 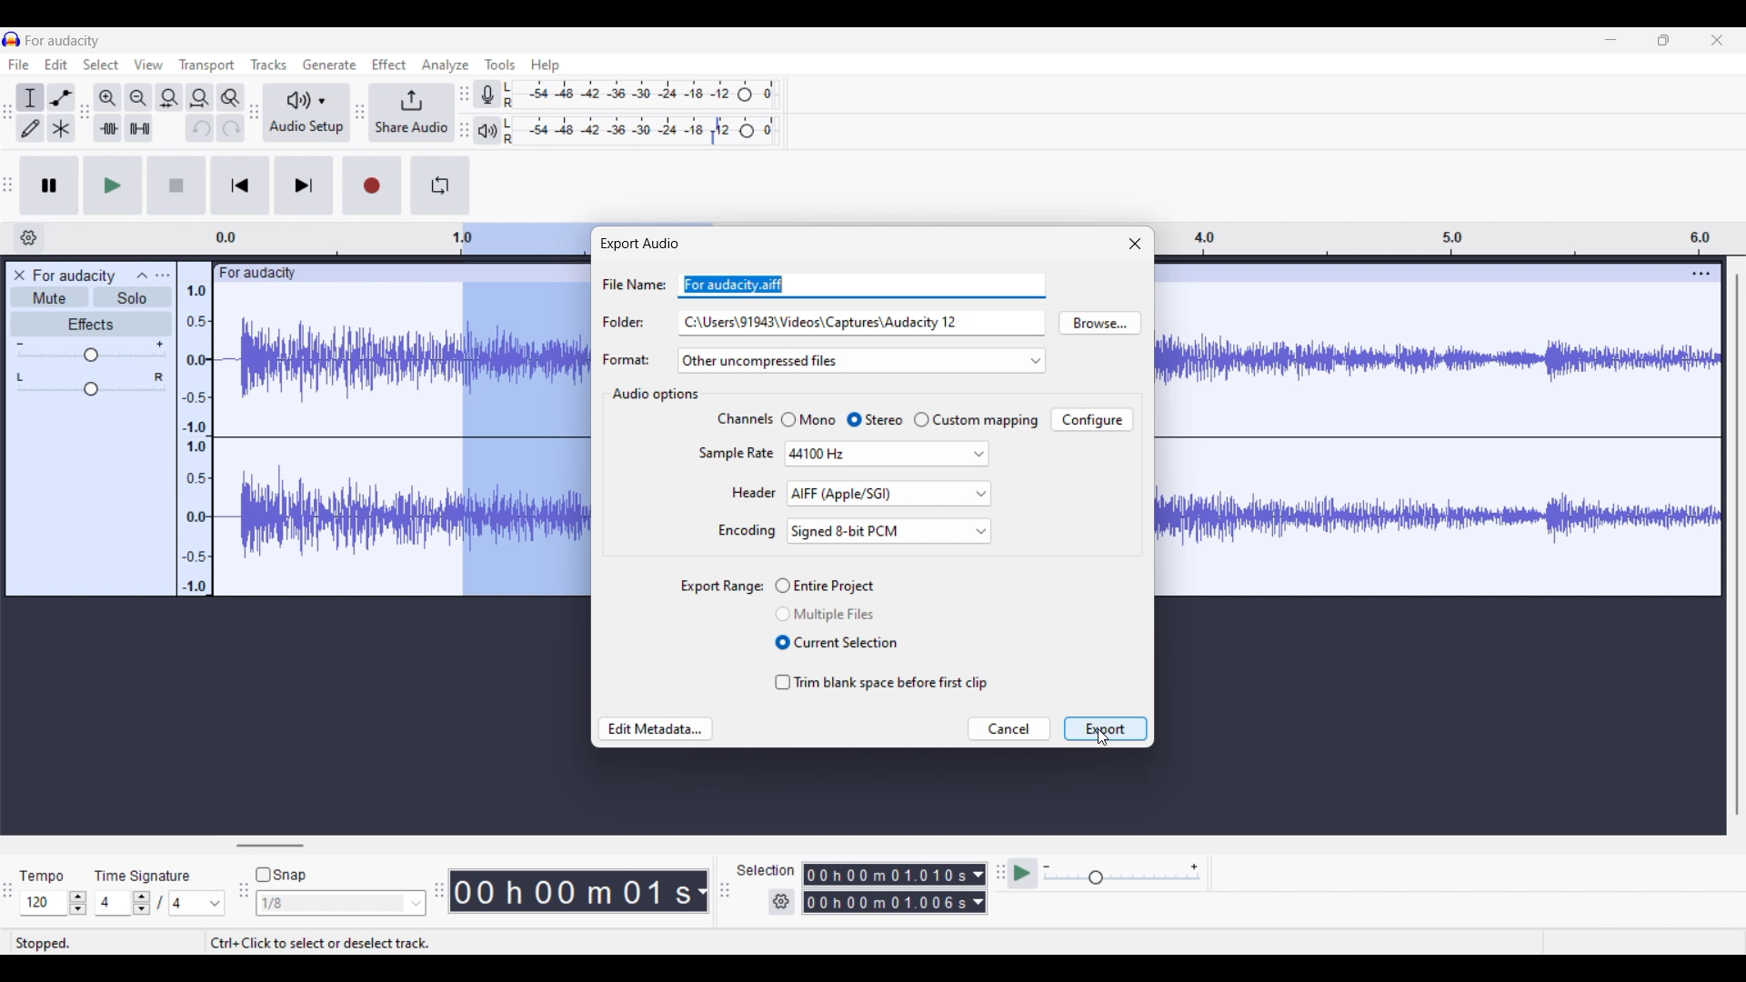 I want to click on Scale to measure intenssity of sound, so click(x=196, y=439).